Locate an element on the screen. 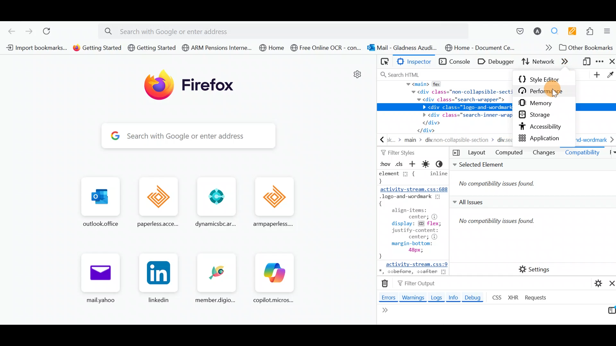  Search bar is located at coordinates (287, 30).